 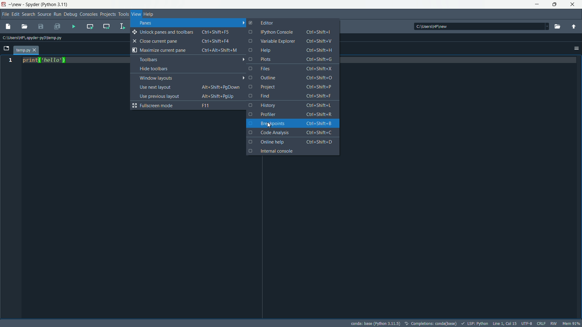 I want to click on parent directory, so click(x=574, y=27).